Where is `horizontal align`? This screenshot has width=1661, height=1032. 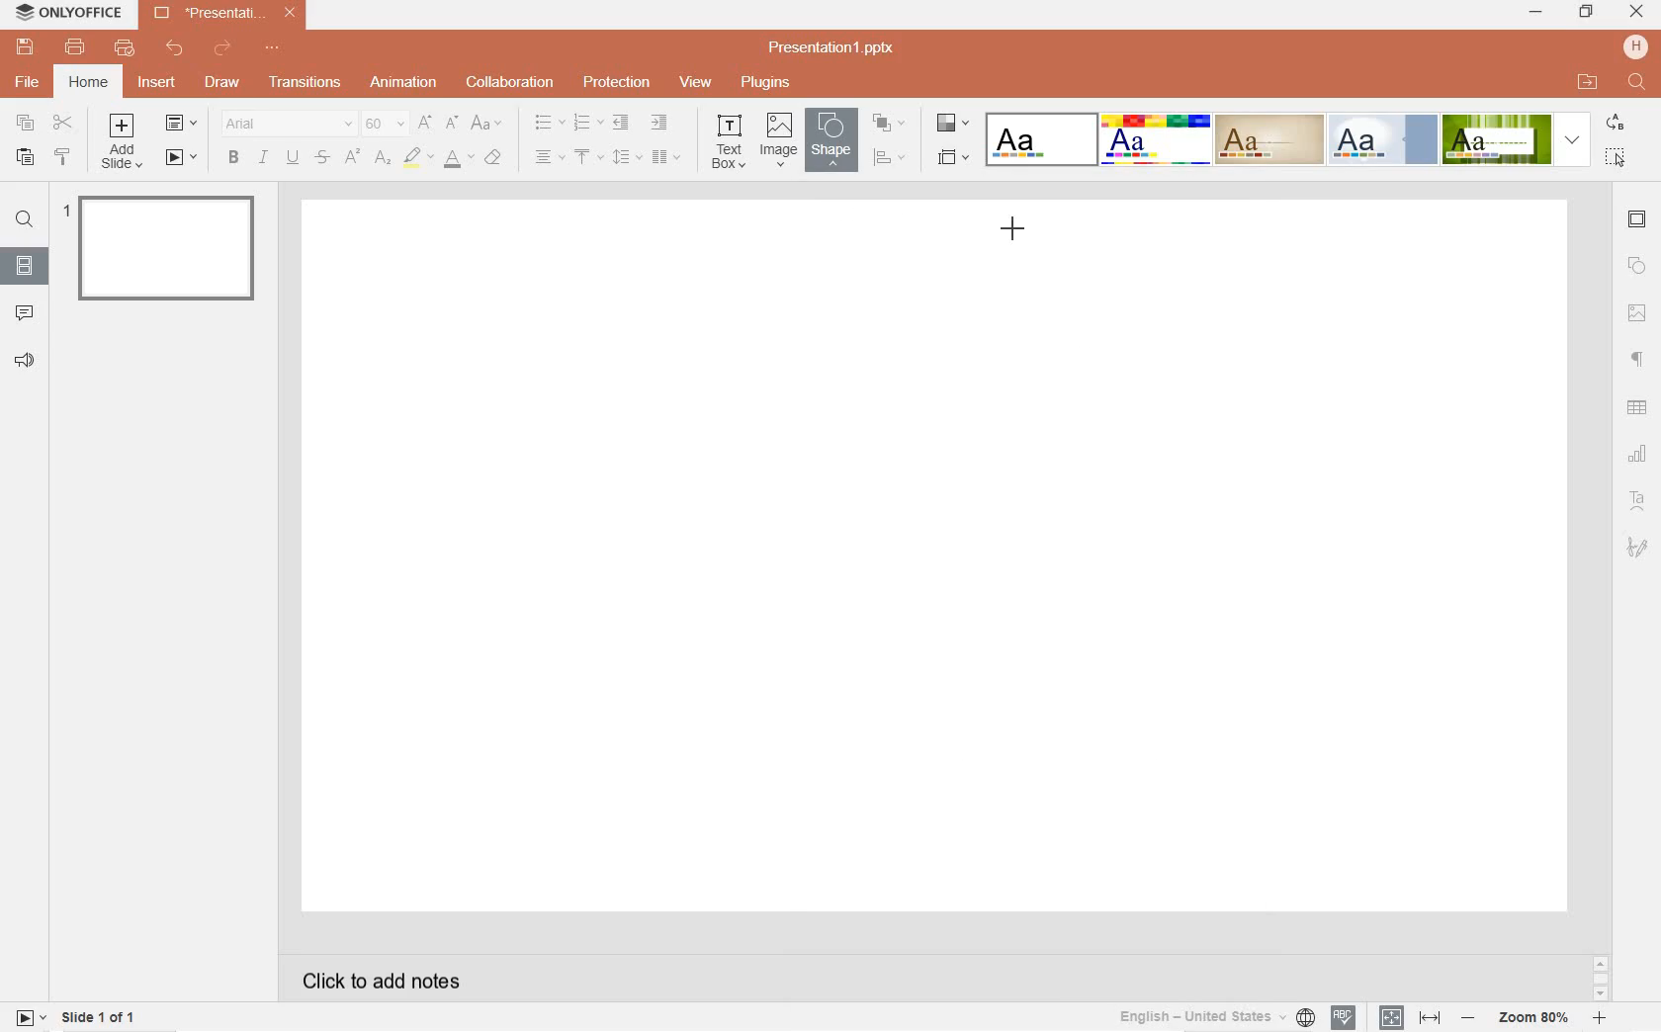
horizontal align is located at coordinates (549, 158).